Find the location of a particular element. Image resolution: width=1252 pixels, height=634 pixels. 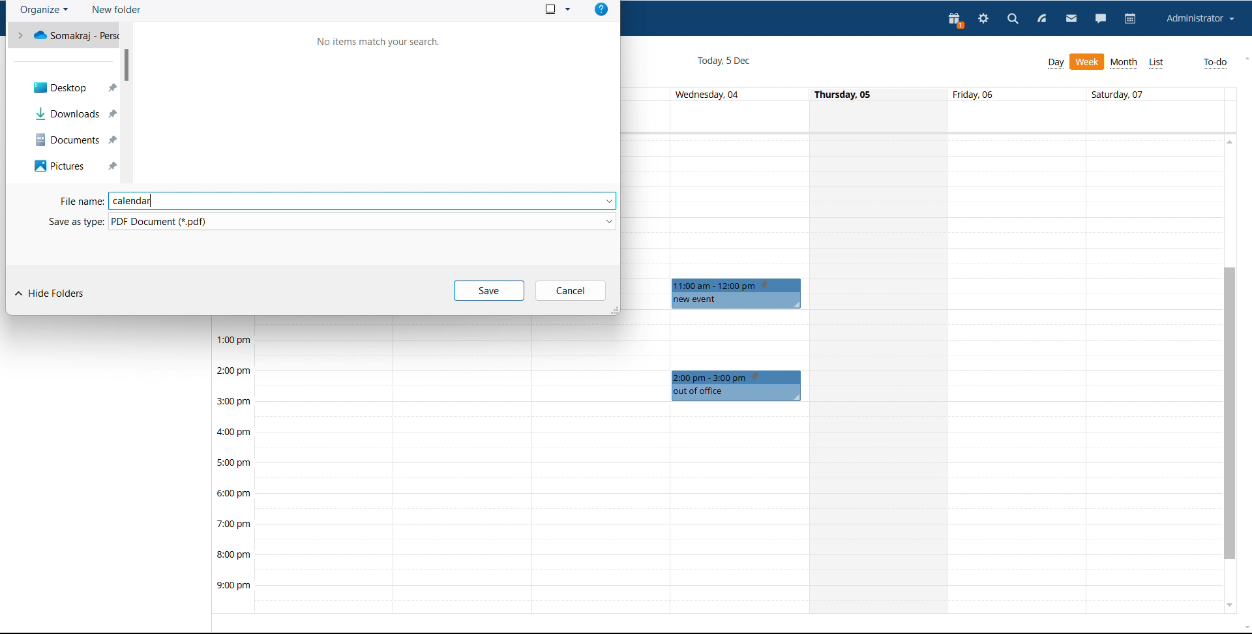

hide folders is located at coordinates (49, 294).